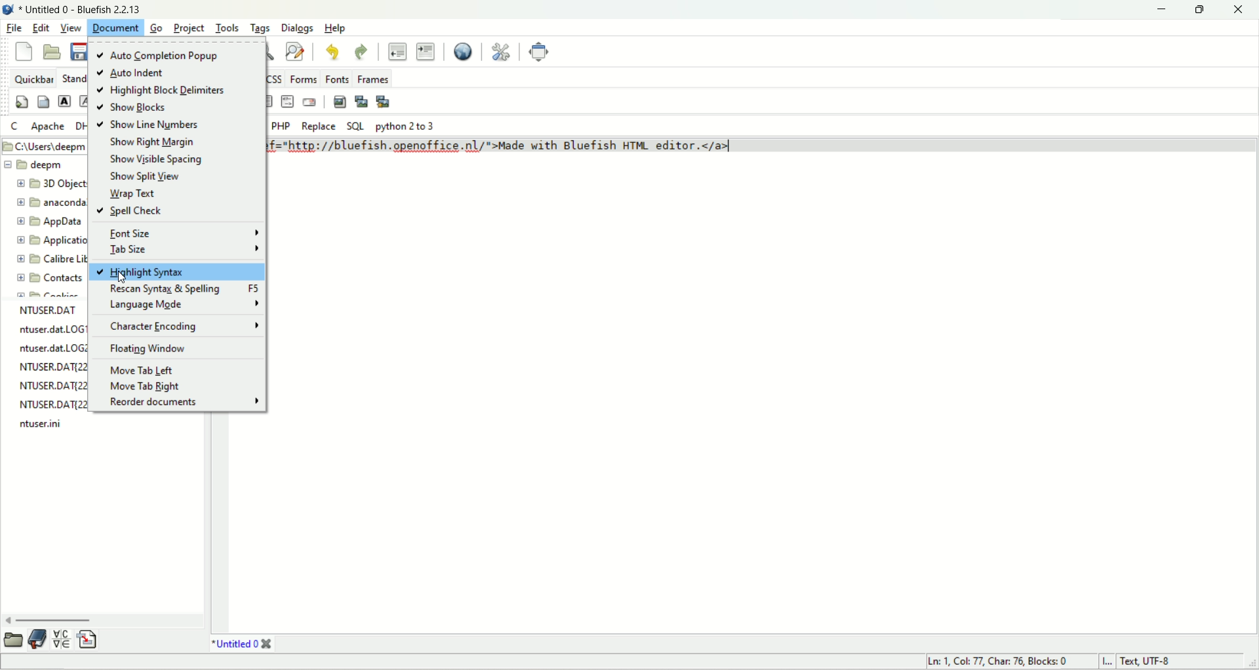  What do you see at coordinates (49, 223) in the screenshot?
I see `app data` at bounding box center [49, 223].